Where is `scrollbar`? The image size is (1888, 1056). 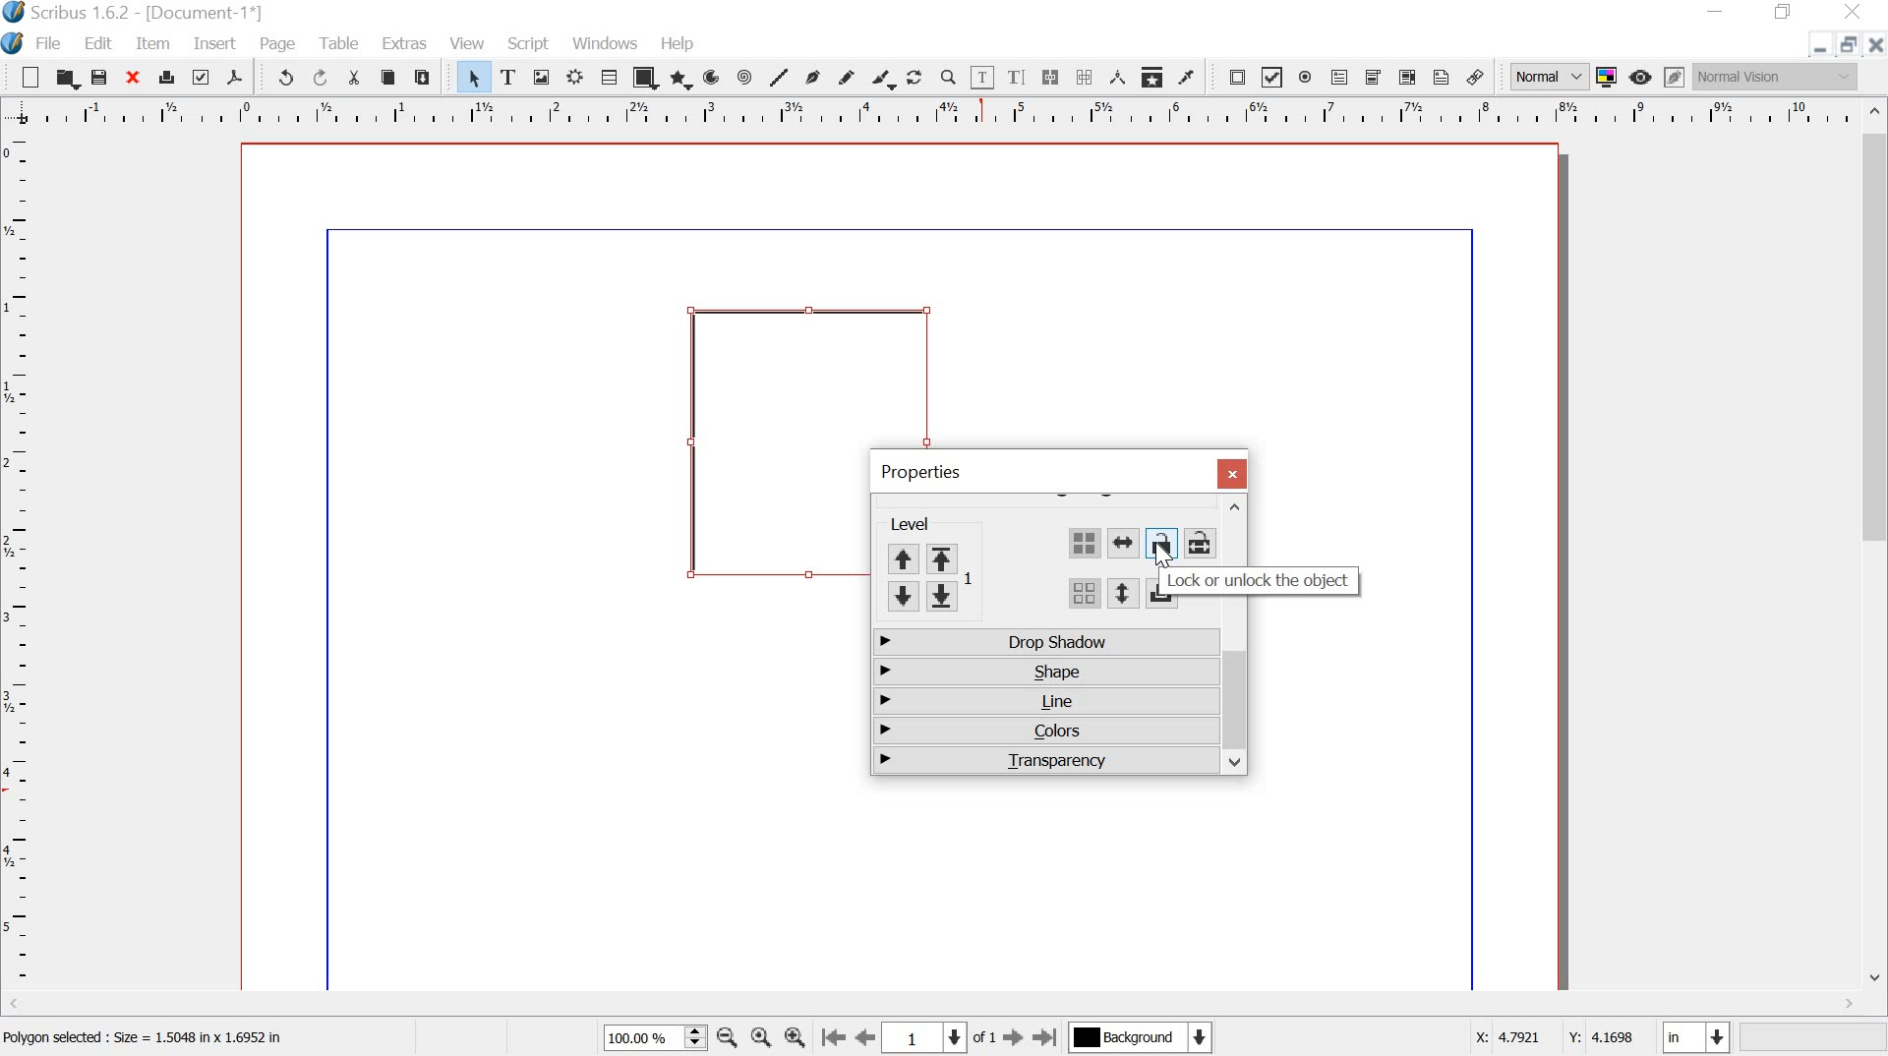
scrollbar is located at coordinates (1876, 549).